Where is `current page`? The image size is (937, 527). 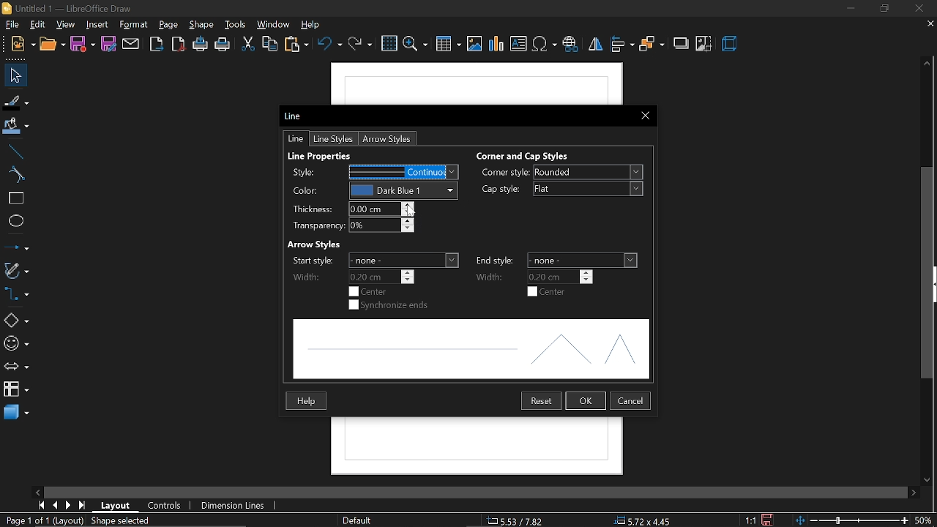 current page is located at coordinates (43, 521).